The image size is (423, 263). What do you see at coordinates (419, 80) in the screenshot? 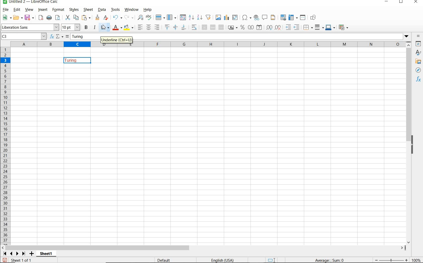
I see `FUNCTIONS` at bounding box center [419, 80].